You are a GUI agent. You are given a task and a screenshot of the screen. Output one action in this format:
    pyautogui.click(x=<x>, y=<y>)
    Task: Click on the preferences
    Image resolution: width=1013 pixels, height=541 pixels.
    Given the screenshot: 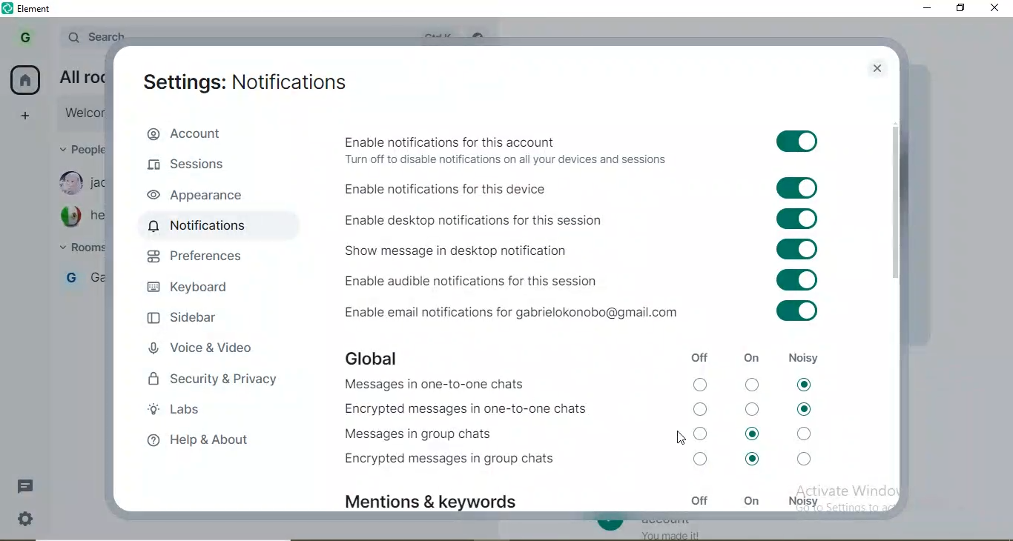 What is the action you would take?
    pyautogui.click(x=206, y=258)
    